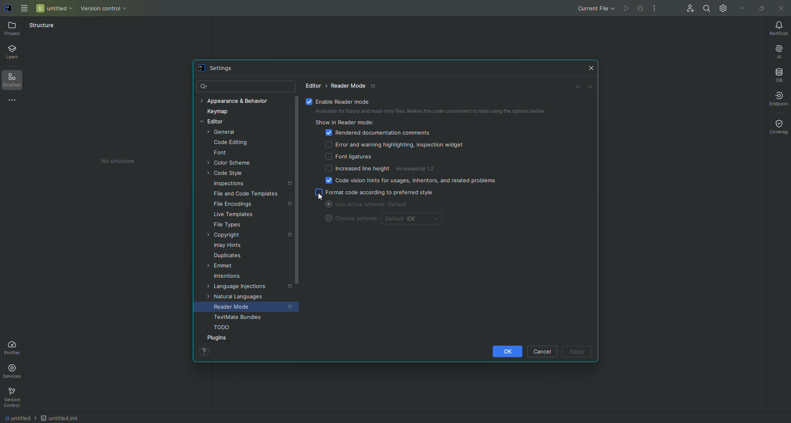 The width and height of the screenshot is (791, 423). I want to click on Structure, so click(42, 27).